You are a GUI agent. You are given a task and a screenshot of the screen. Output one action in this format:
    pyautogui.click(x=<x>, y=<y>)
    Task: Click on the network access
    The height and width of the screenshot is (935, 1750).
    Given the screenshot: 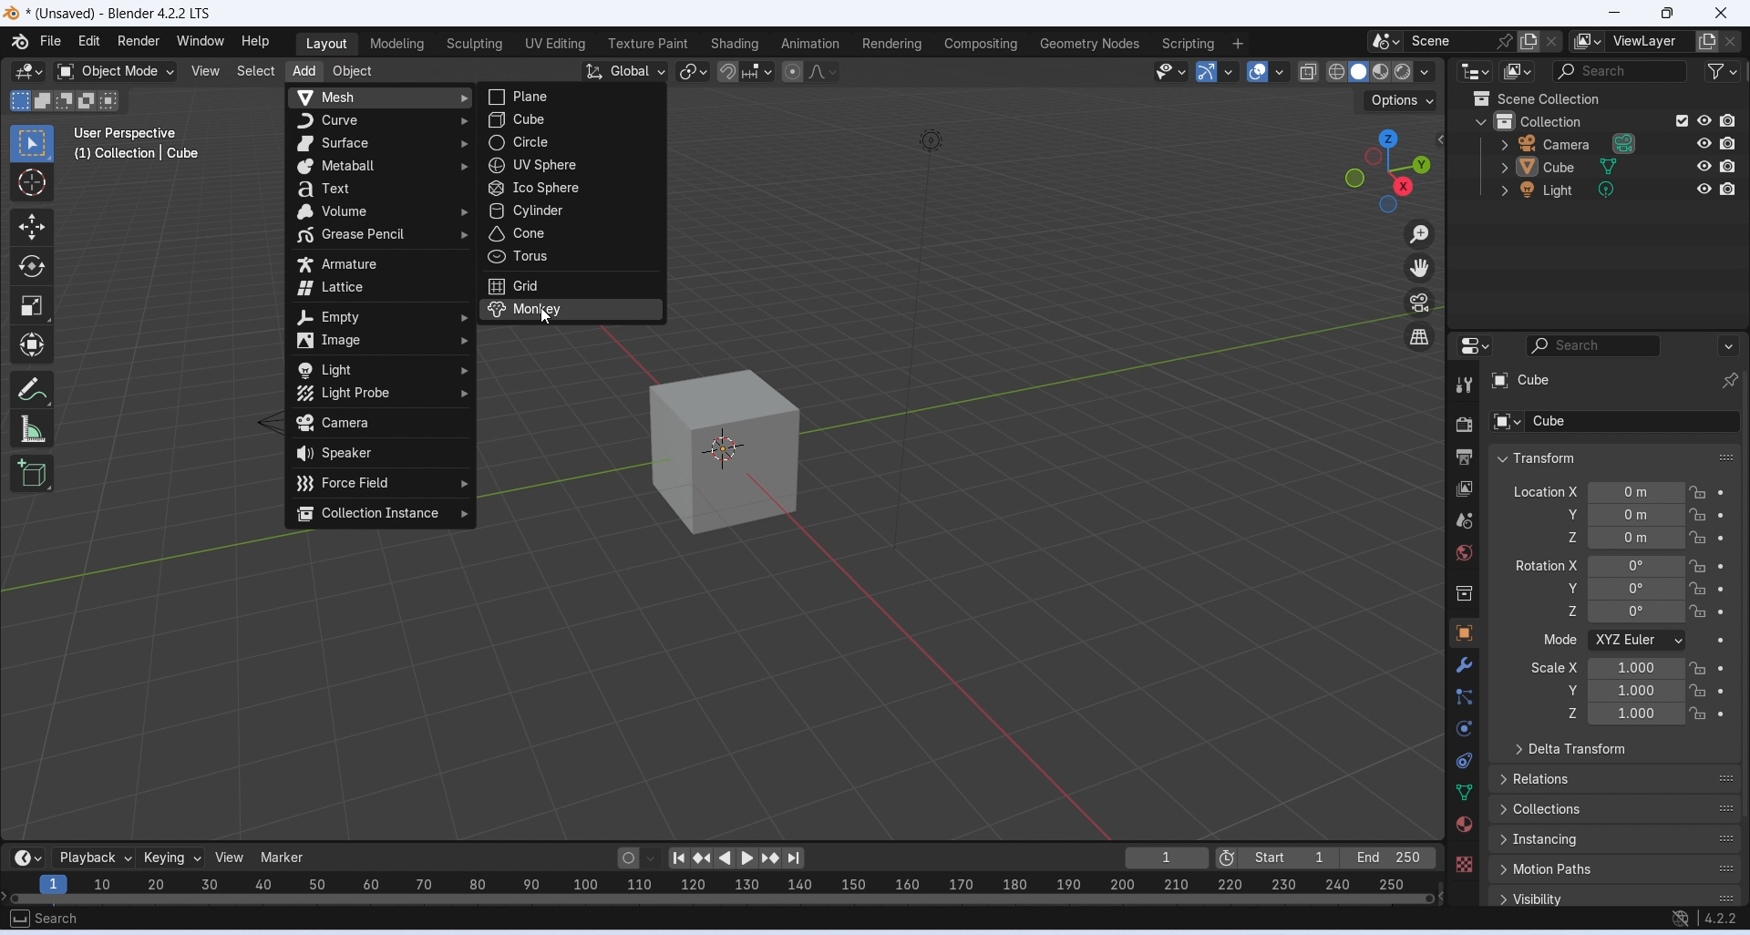 What is the action you would take?
    pyautogui.click(x=1680, y=920)
    